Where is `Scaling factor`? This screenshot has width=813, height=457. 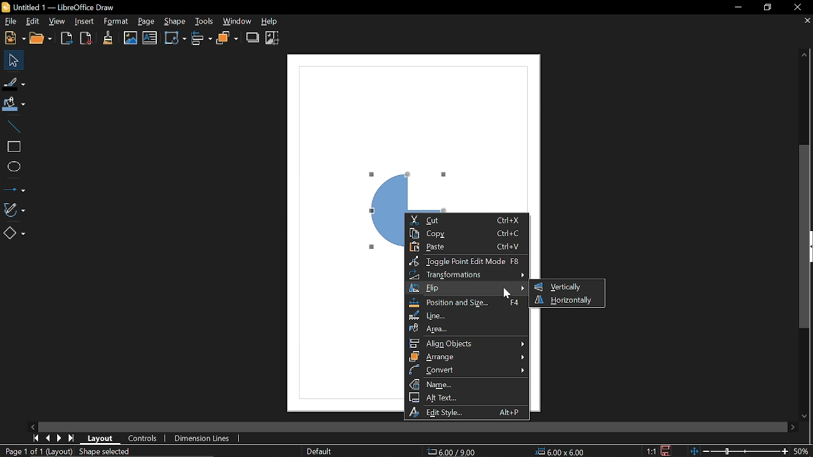 Scaling factor is located at coordinates (652, 451).